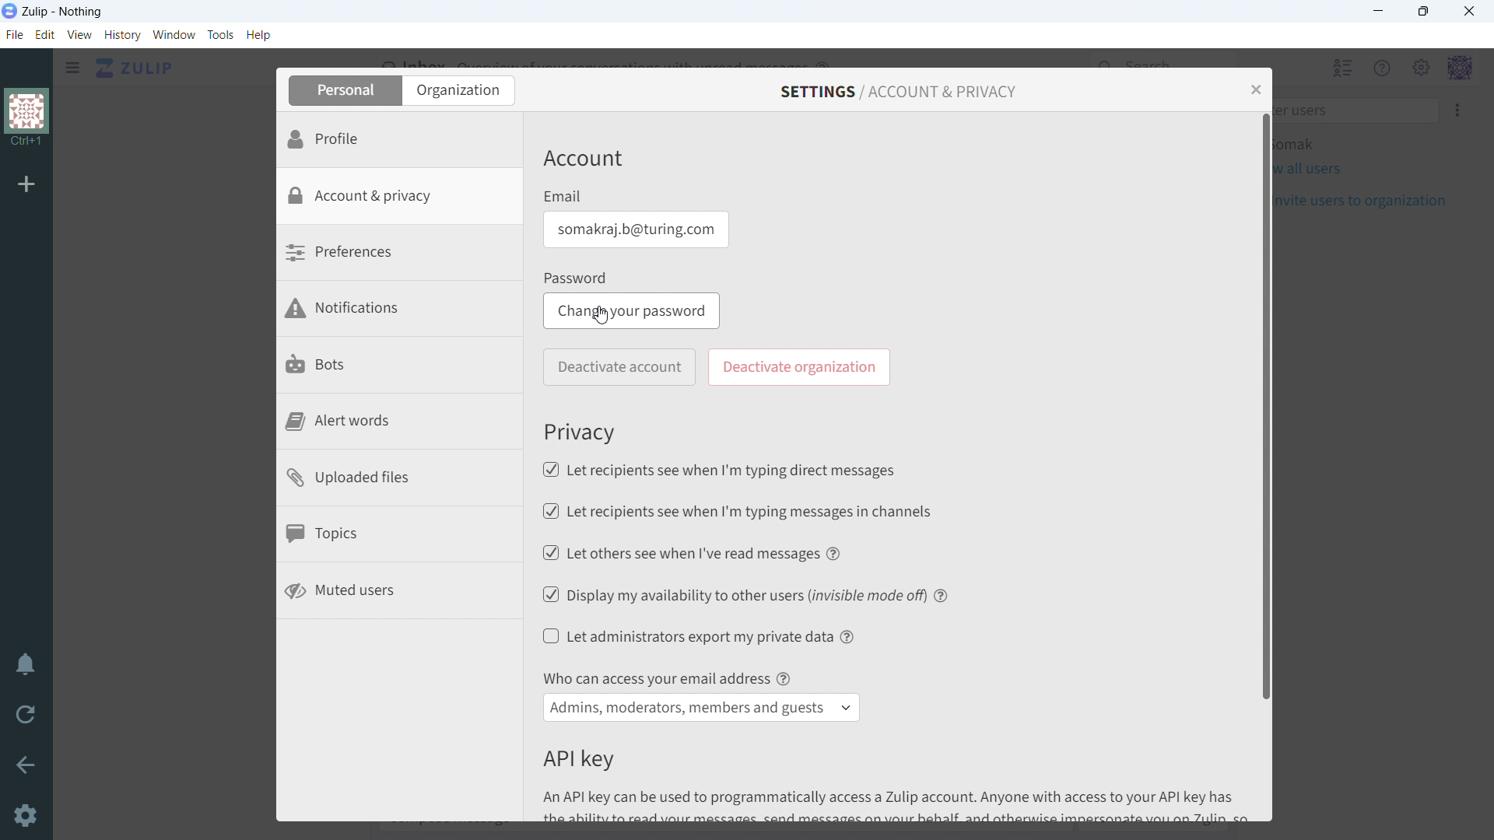  Describe the element at coordinates (398, 139) in the screenshot. I see `profile` at that location.